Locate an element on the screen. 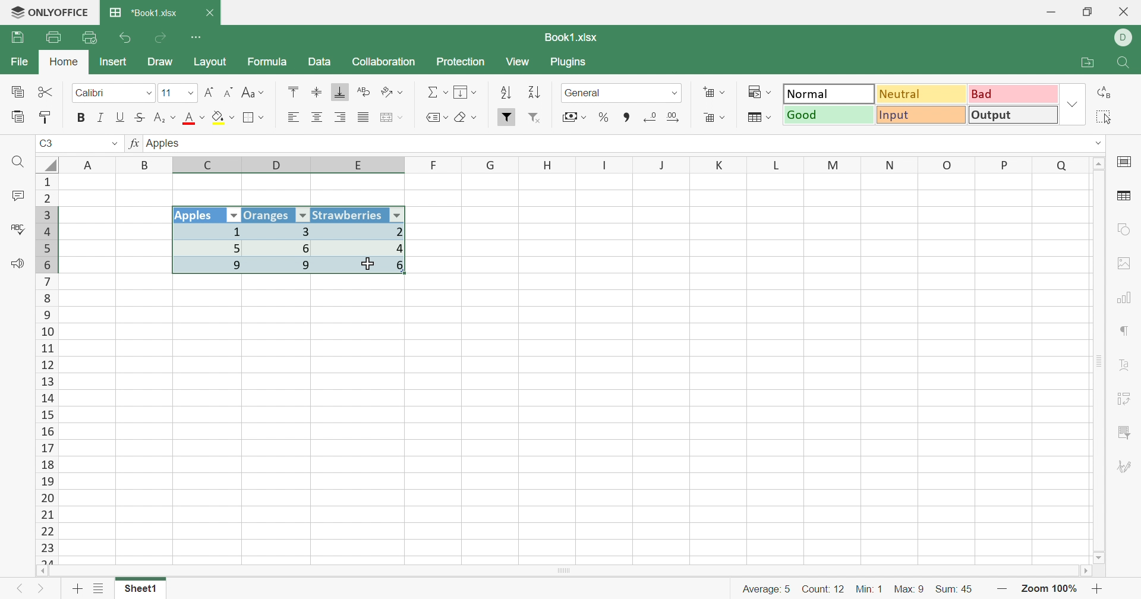 The width and height of the screenshot is (1141, 599). 2 is located at coordinates (365, 231).